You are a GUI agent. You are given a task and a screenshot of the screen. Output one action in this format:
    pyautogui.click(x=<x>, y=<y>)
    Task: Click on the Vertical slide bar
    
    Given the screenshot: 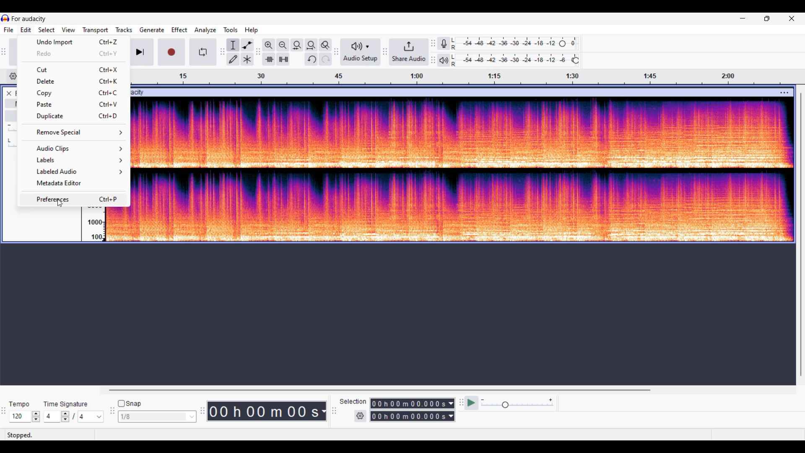 What is the action you would take?
    pyautogui.click(x=801, y=234)
    